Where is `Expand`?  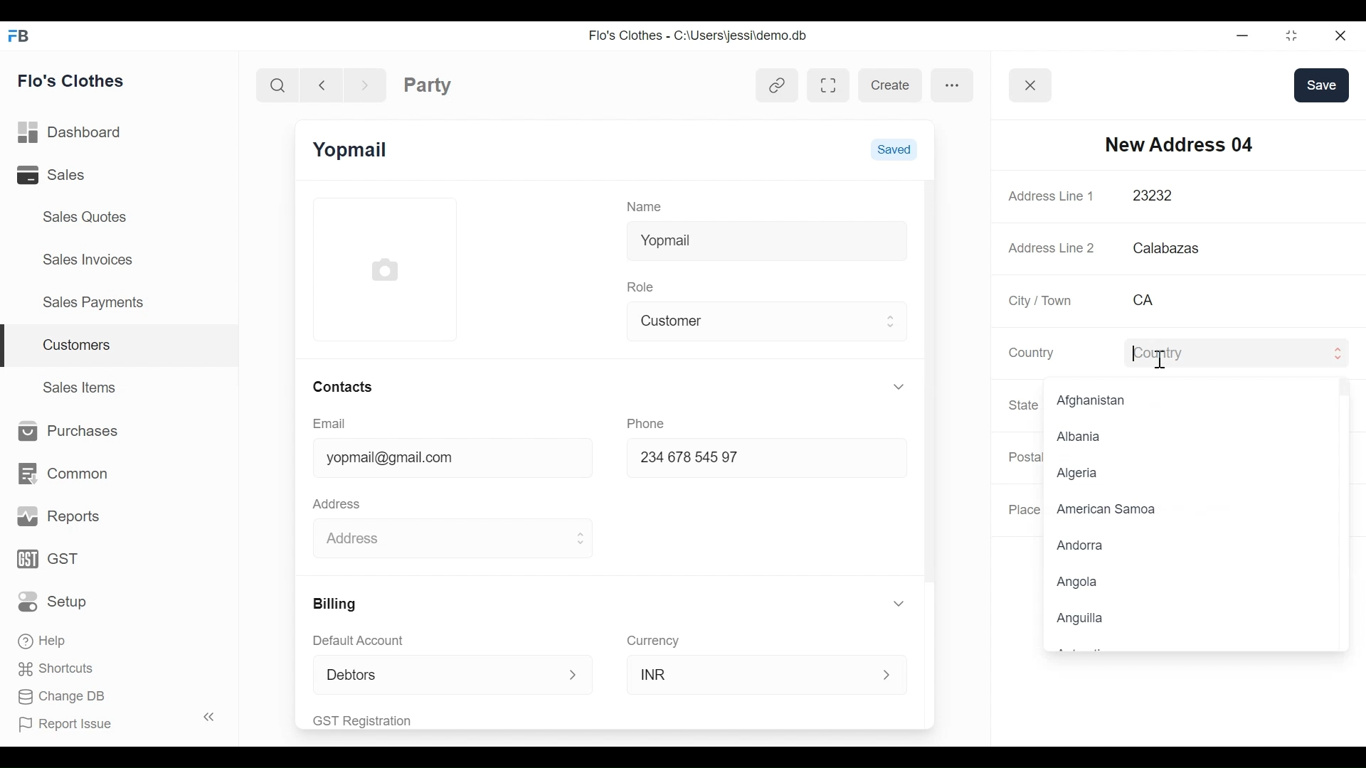
Expand is located at coordinates (892, 321).